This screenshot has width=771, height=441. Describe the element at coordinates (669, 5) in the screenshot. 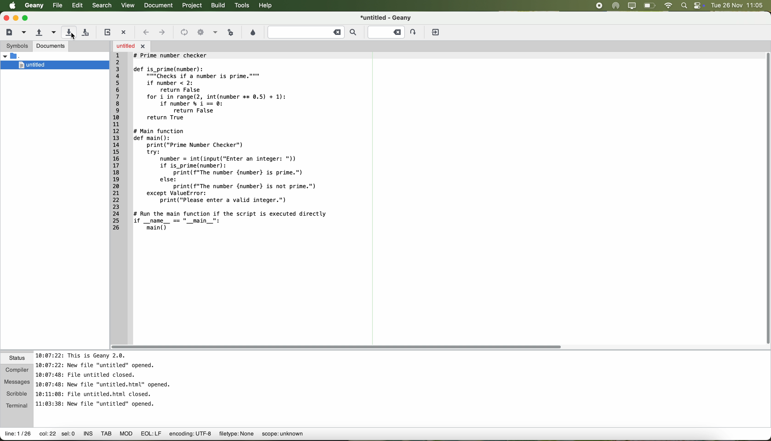

I see `wifi` at that location.